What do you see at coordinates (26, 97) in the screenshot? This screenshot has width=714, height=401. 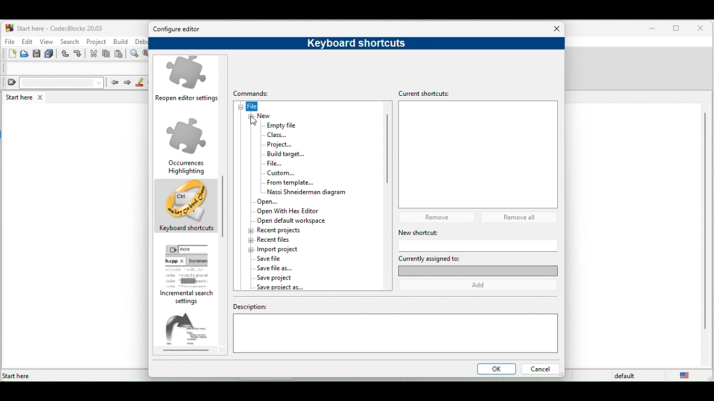 I see `start here` at bounding box center [26, 97].